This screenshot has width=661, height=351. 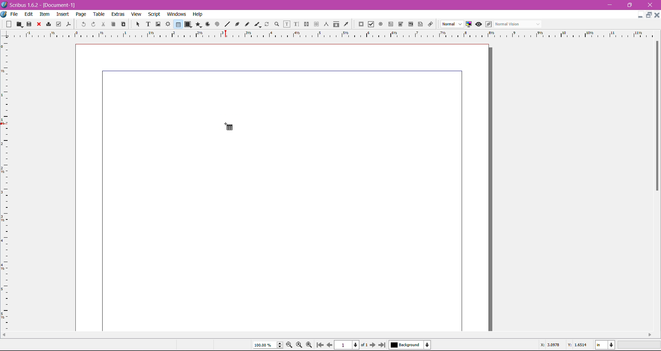 I want to click on Arc, so click(x=207, y=24).